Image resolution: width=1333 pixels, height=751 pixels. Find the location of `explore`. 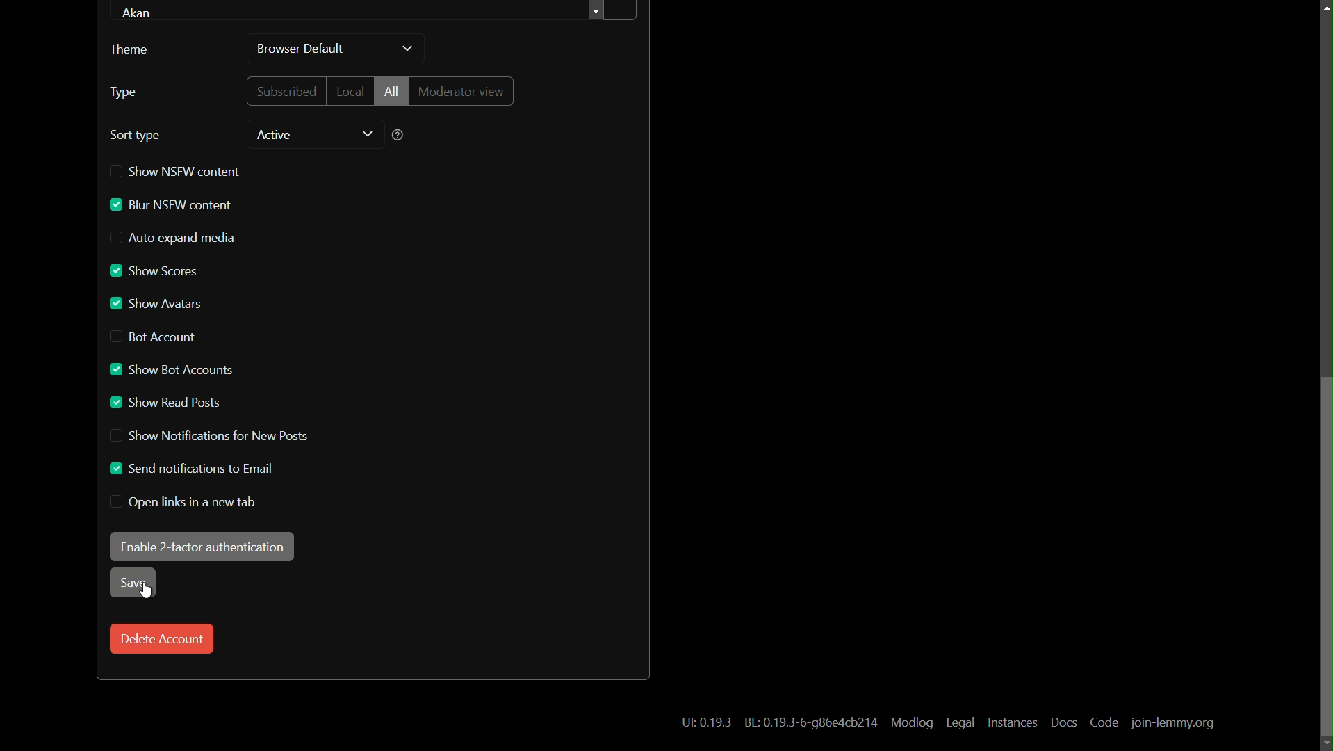

explore is located at coordinates (598, 13).